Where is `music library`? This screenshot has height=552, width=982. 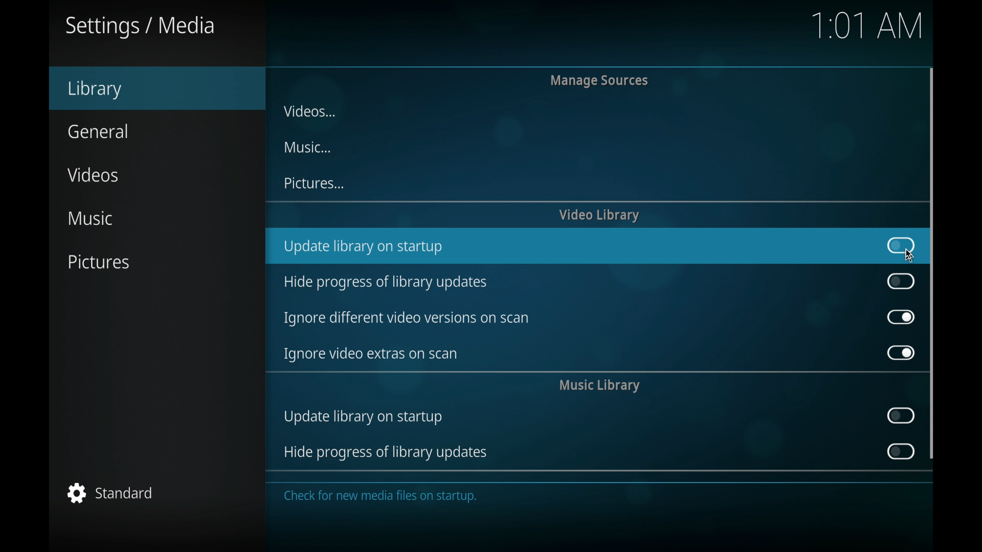
music library is located at coordinates (599, 386).